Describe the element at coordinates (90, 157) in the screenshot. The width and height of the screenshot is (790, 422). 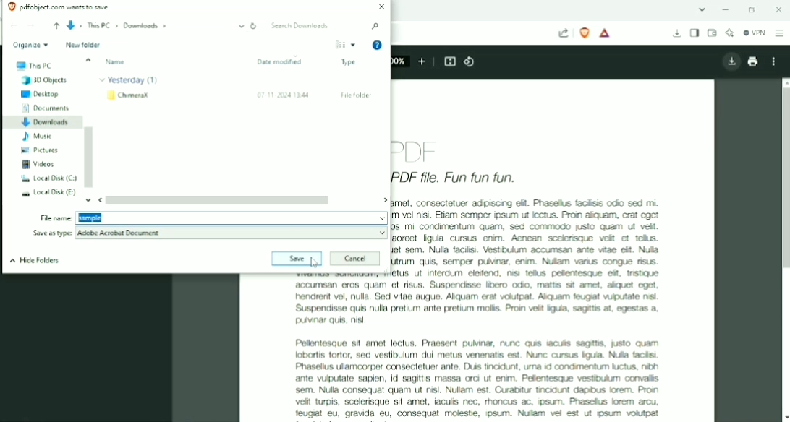
I see `Vertical scrollbar` at that location.